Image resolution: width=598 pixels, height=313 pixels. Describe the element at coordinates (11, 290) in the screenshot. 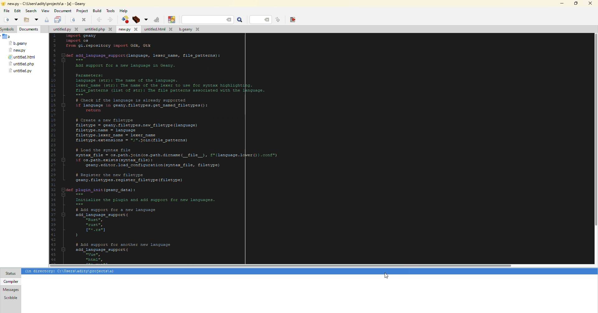

I see `messages` at that location.